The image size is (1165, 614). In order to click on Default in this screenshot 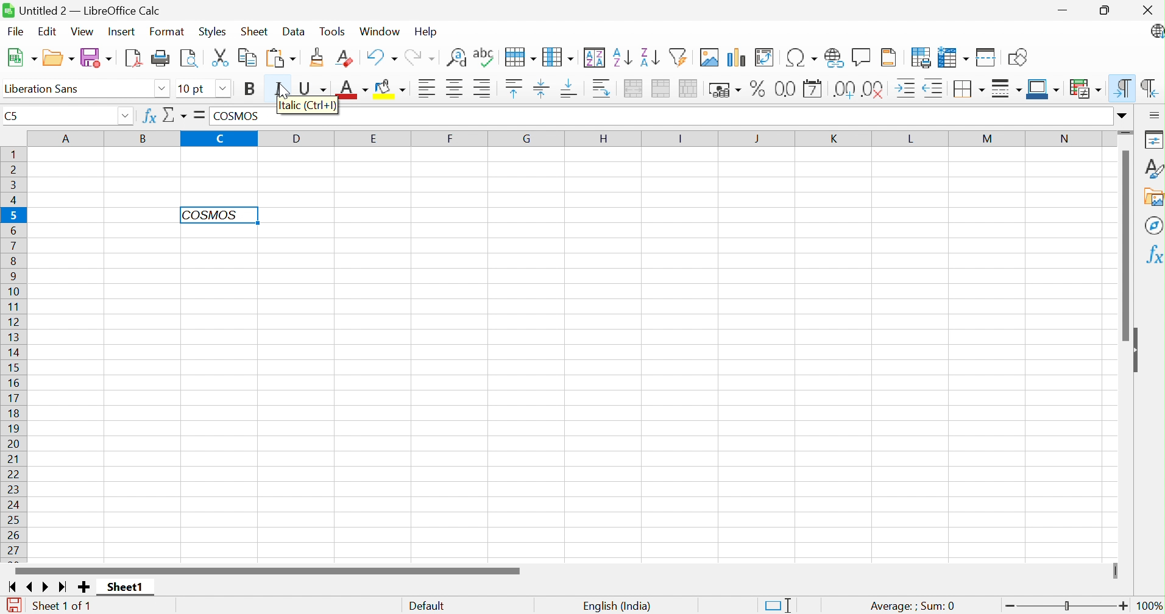, I will do `click(427, 607)`.